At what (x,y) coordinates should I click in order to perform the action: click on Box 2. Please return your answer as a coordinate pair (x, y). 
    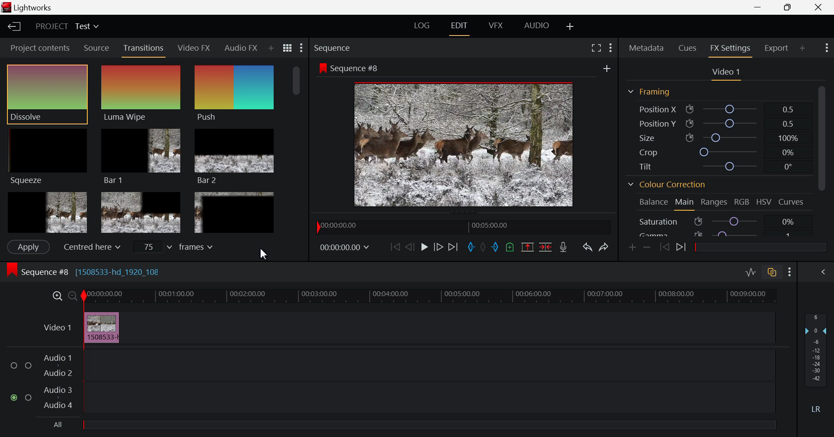
    Looking at the image, I should click on (142, 212).